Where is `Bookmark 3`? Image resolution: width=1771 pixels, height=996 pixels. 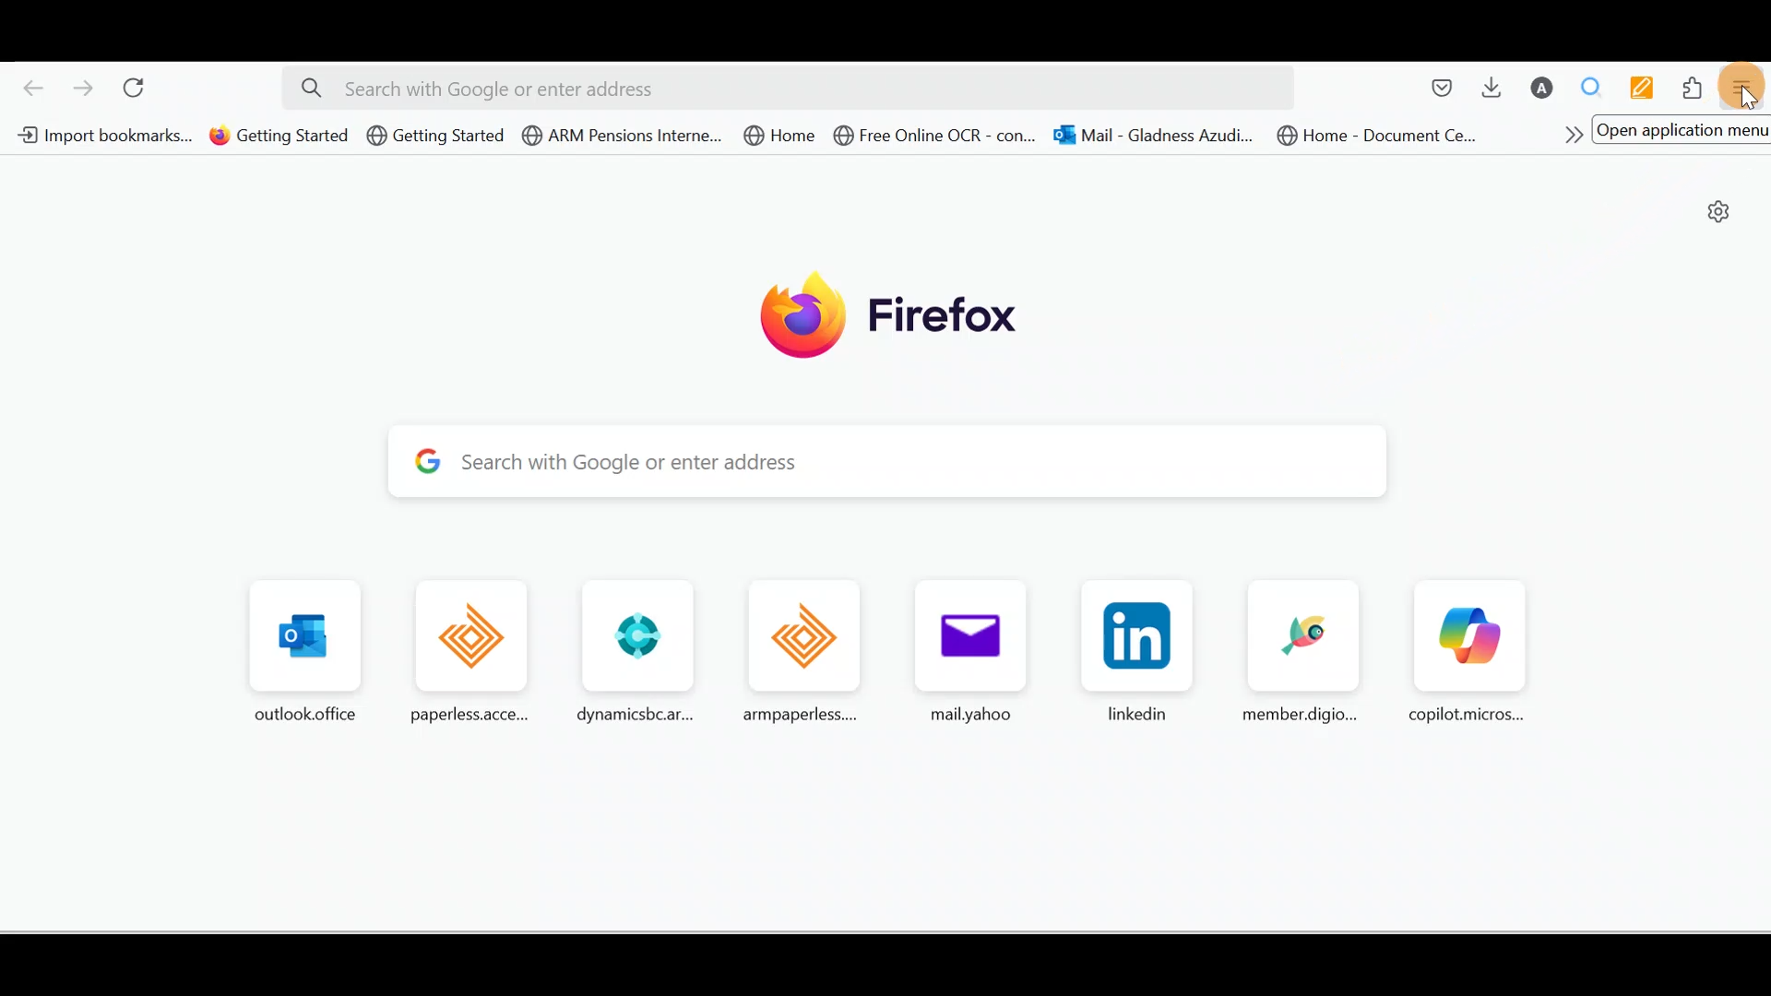
Bookmark 3 is located at coordinates (435, 136).